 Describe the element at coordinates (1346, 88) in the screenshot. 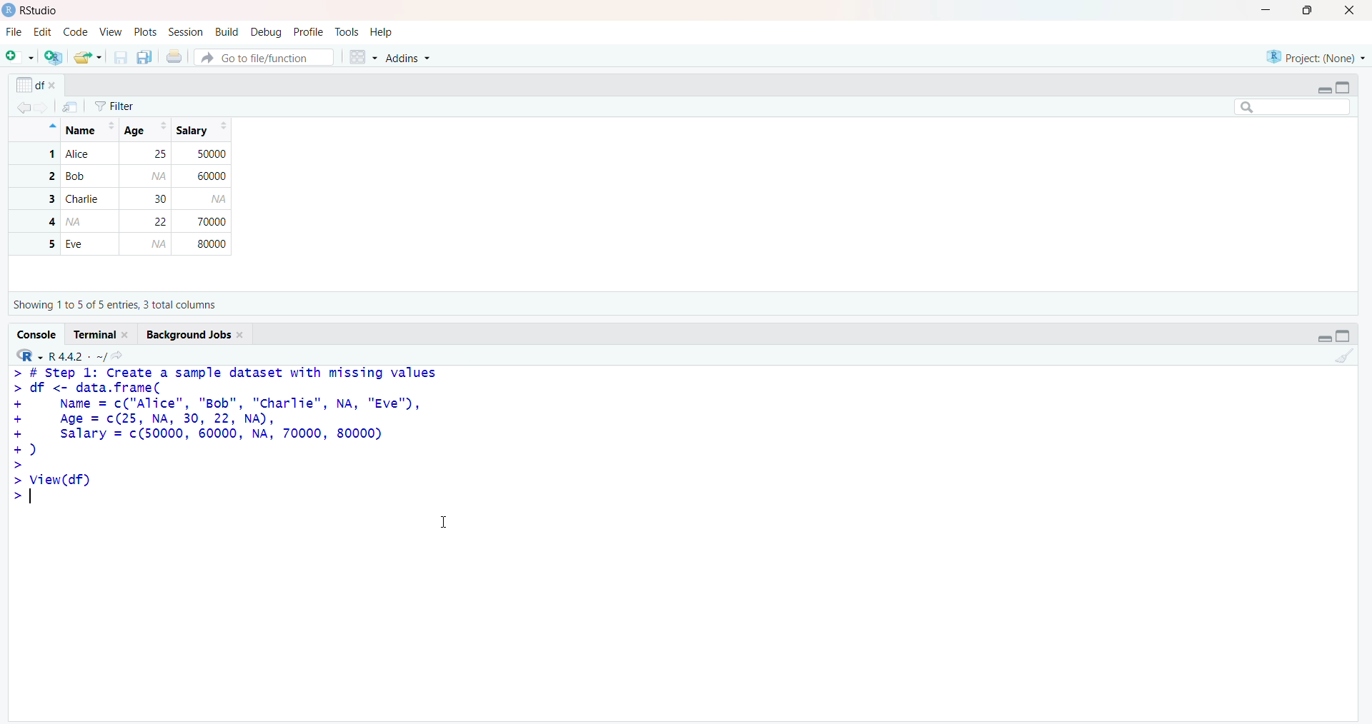

I see `Maximize` at that location.